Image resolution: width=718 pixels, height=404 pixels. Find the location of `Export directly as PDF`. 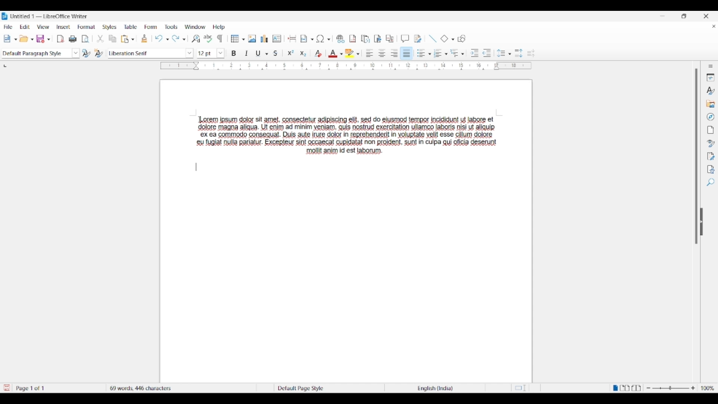

Export directly as PDF is located at coordinates (61, 39).